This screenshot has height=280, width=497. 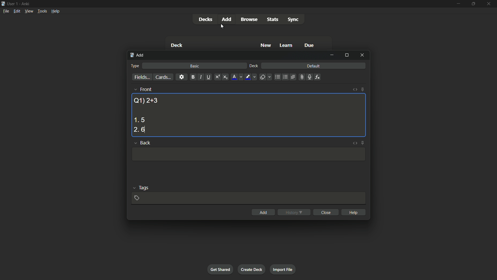 I want to click on italic, so click(x=200, y=77).